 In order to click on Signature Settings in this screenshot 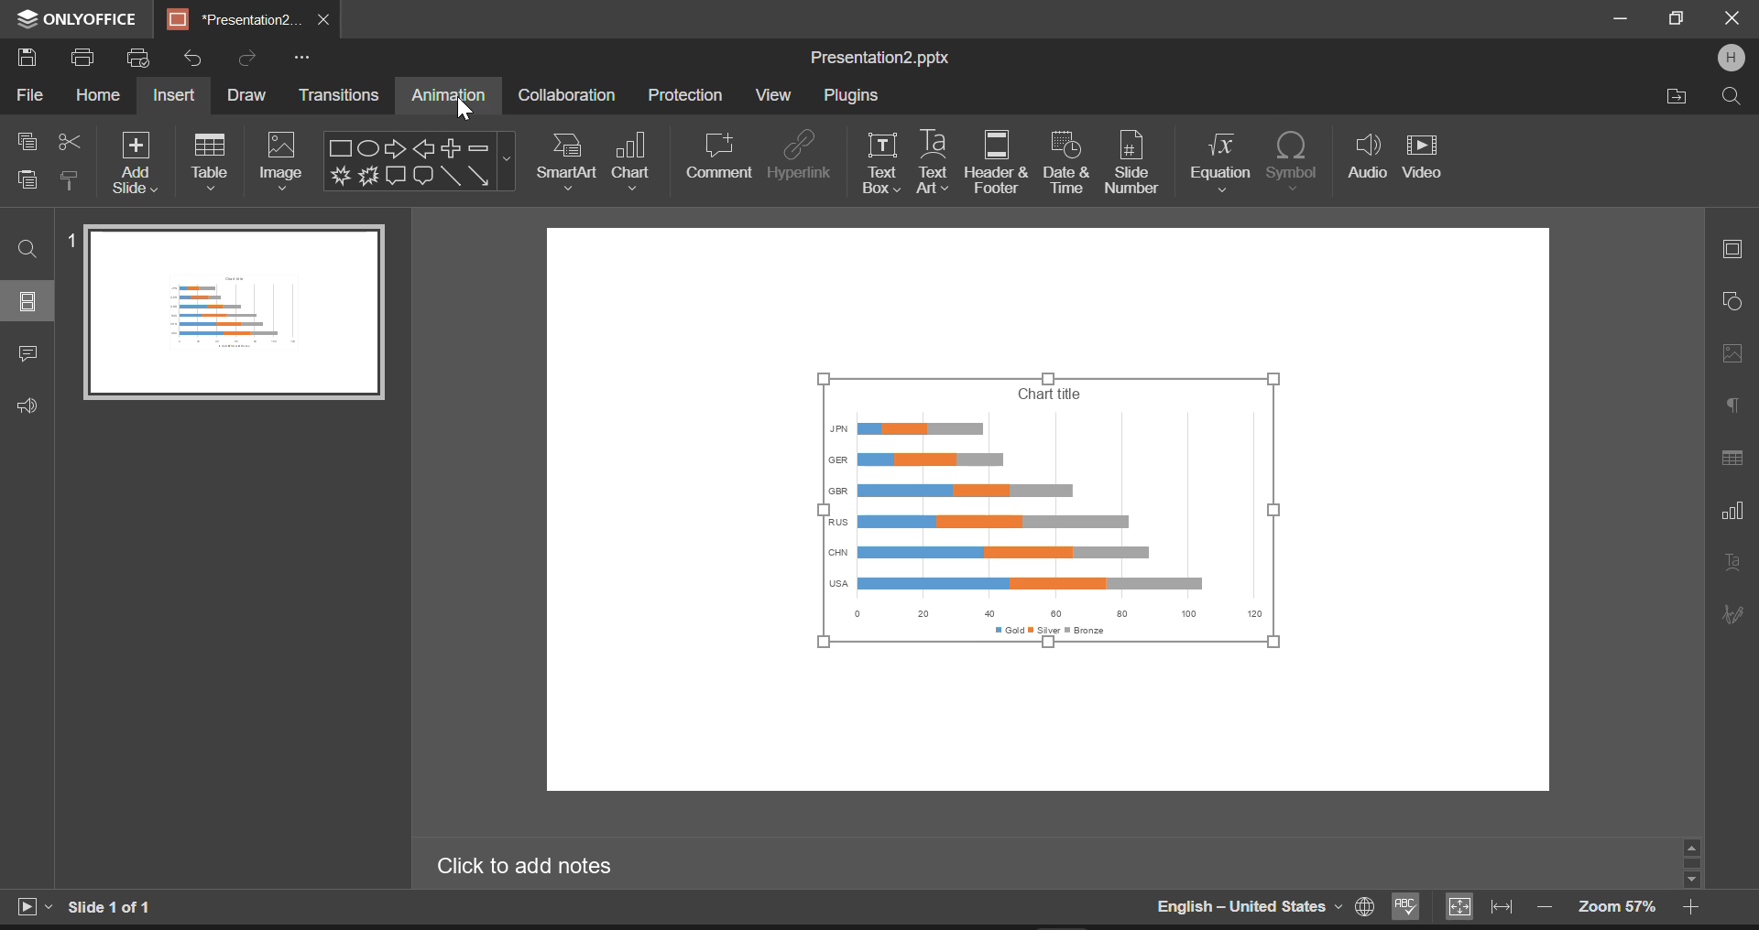, I will do `click(1731, 613)`.